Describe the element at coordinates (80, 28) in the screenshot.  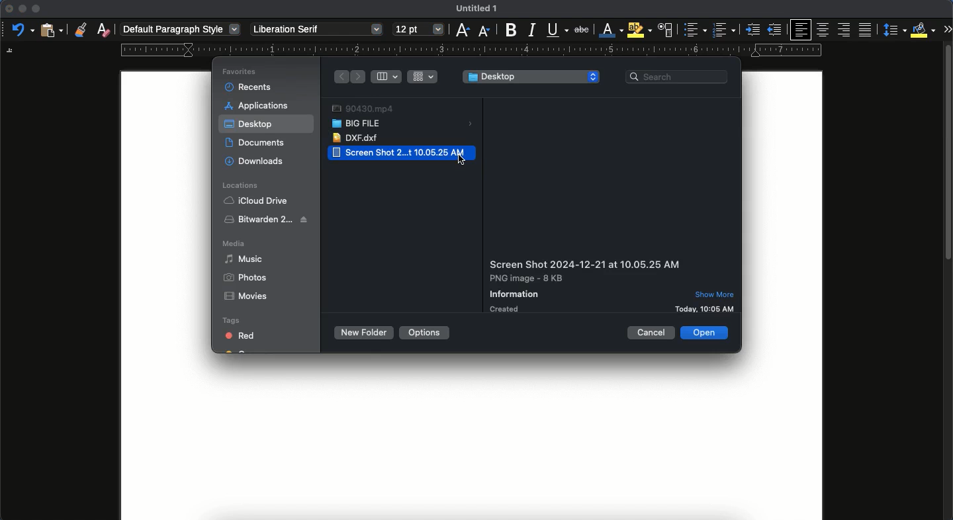
I see `clone formatting` at that location.